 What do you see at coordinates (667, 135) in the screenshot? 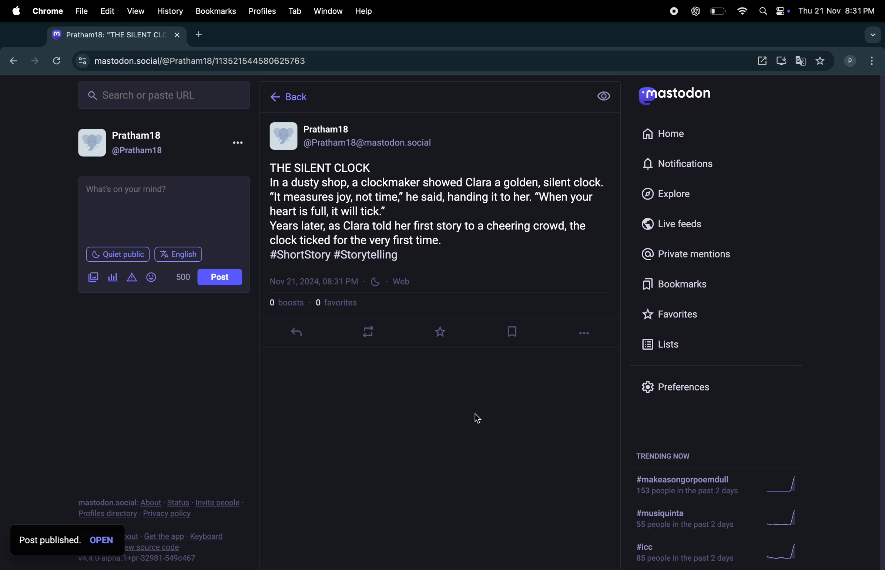
I see `home` at bounding box center [667, 135].